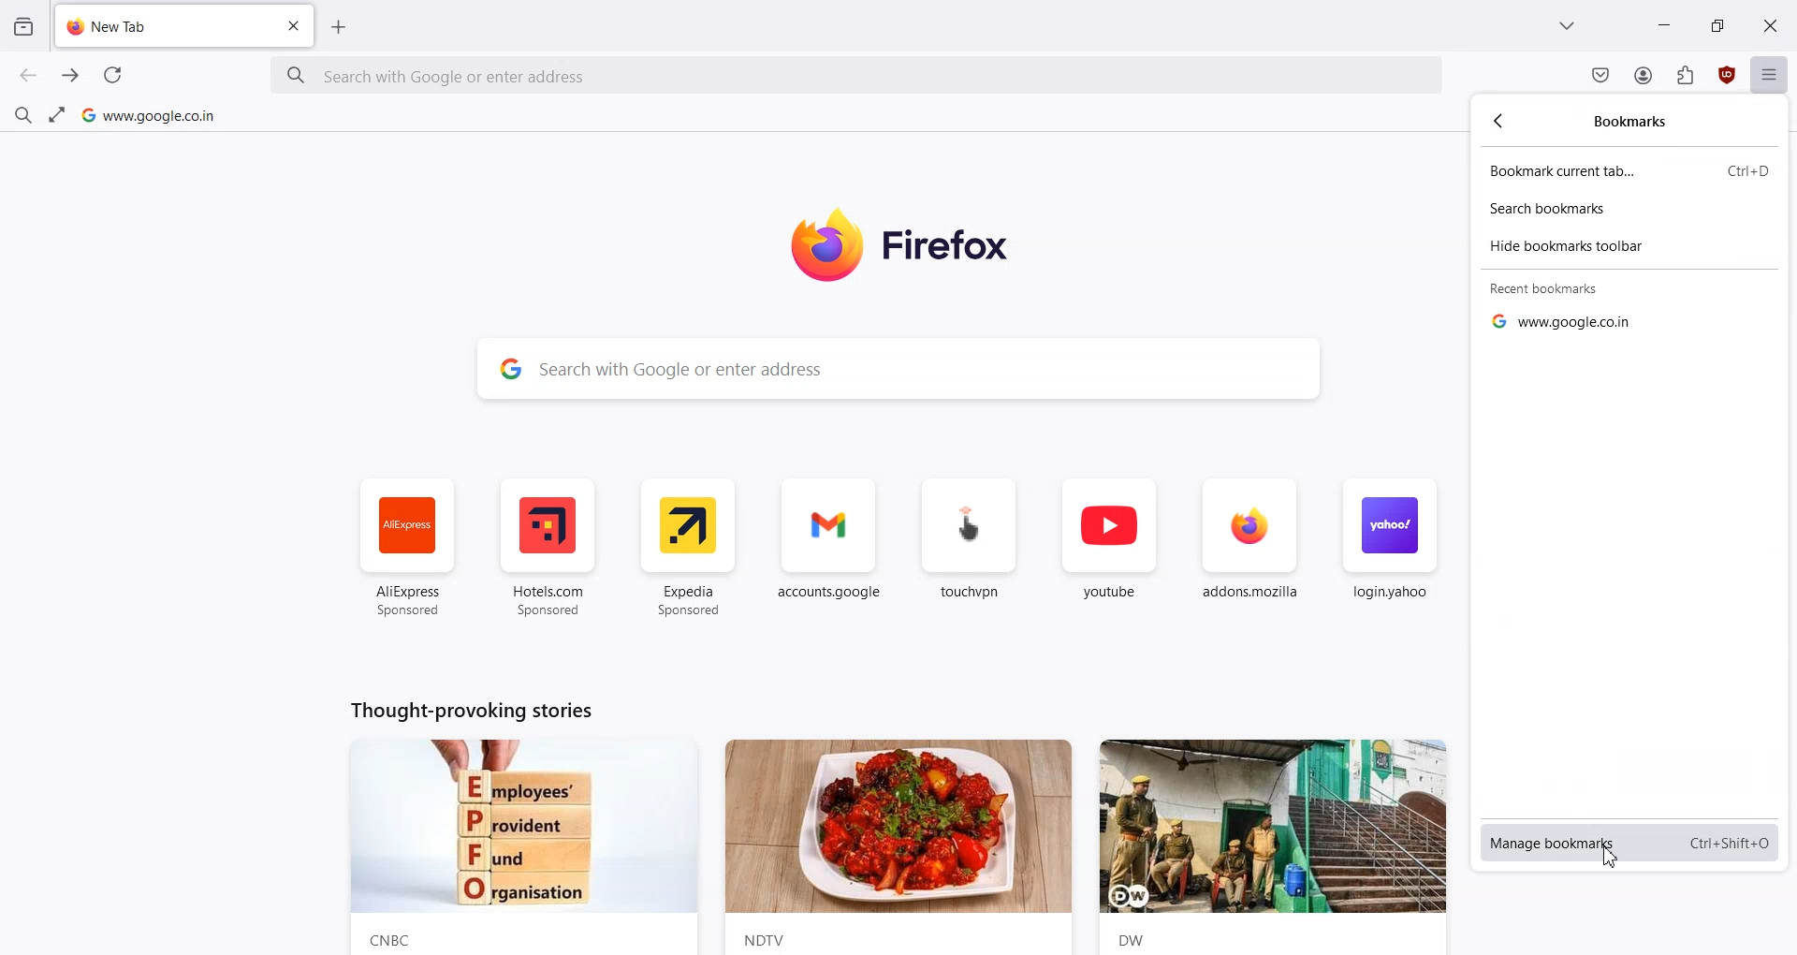  What do you see at coordinates (57, 113) in the screenshot?
I see `Fullscreen` at bounding box center [57, 113].